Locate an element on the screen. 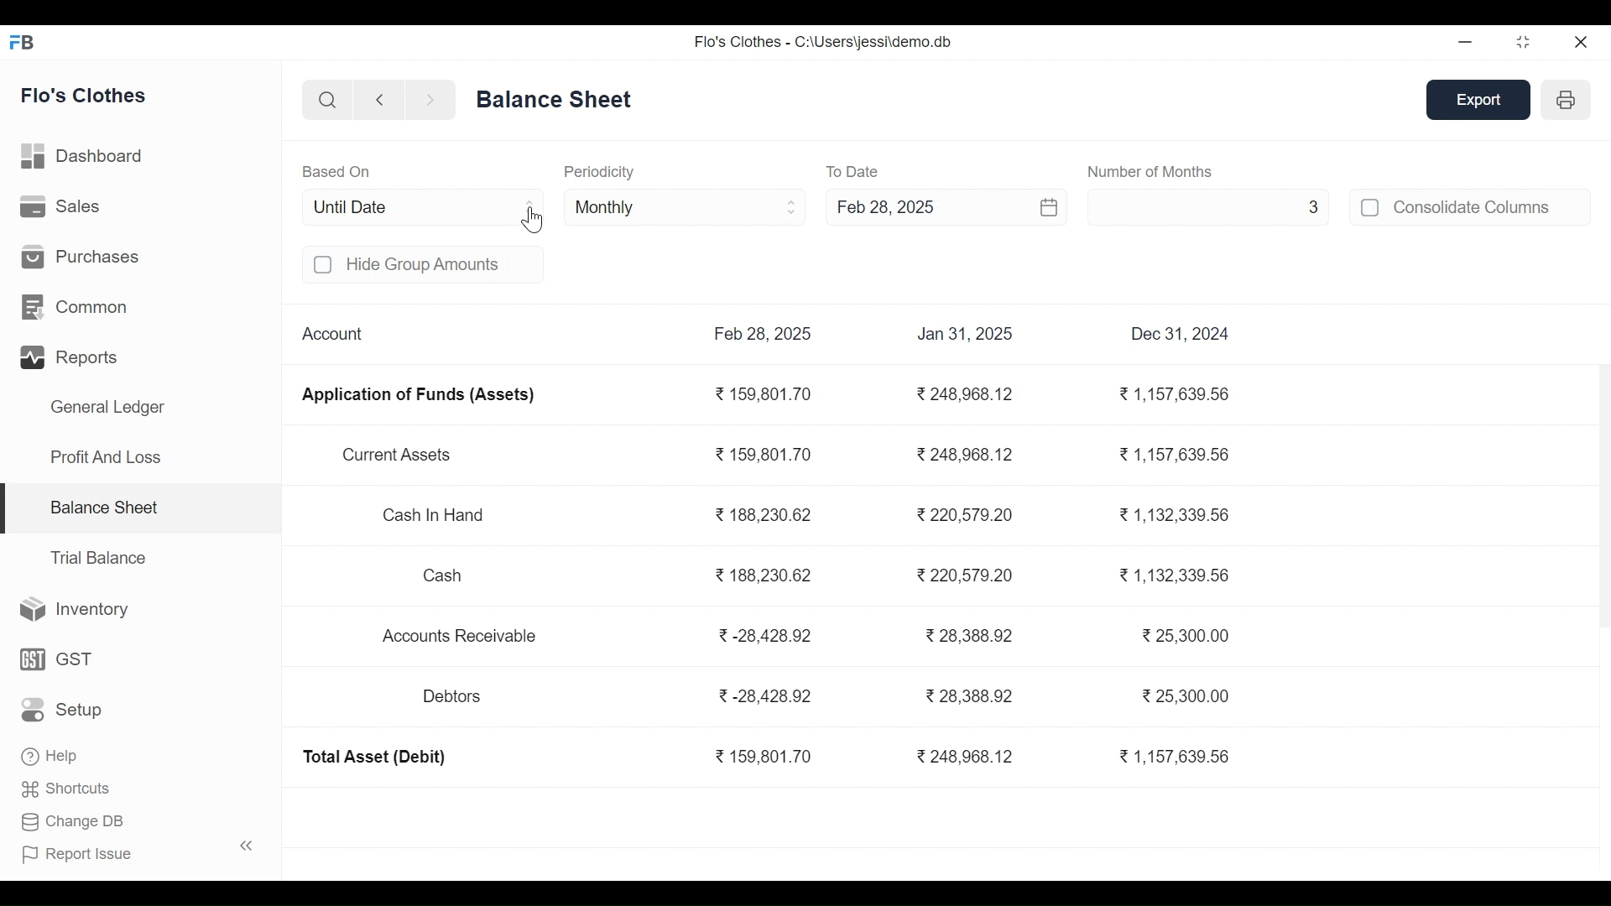 This screenshot has height=906, width=1611. dashboard is located at coordinates (85, 159).